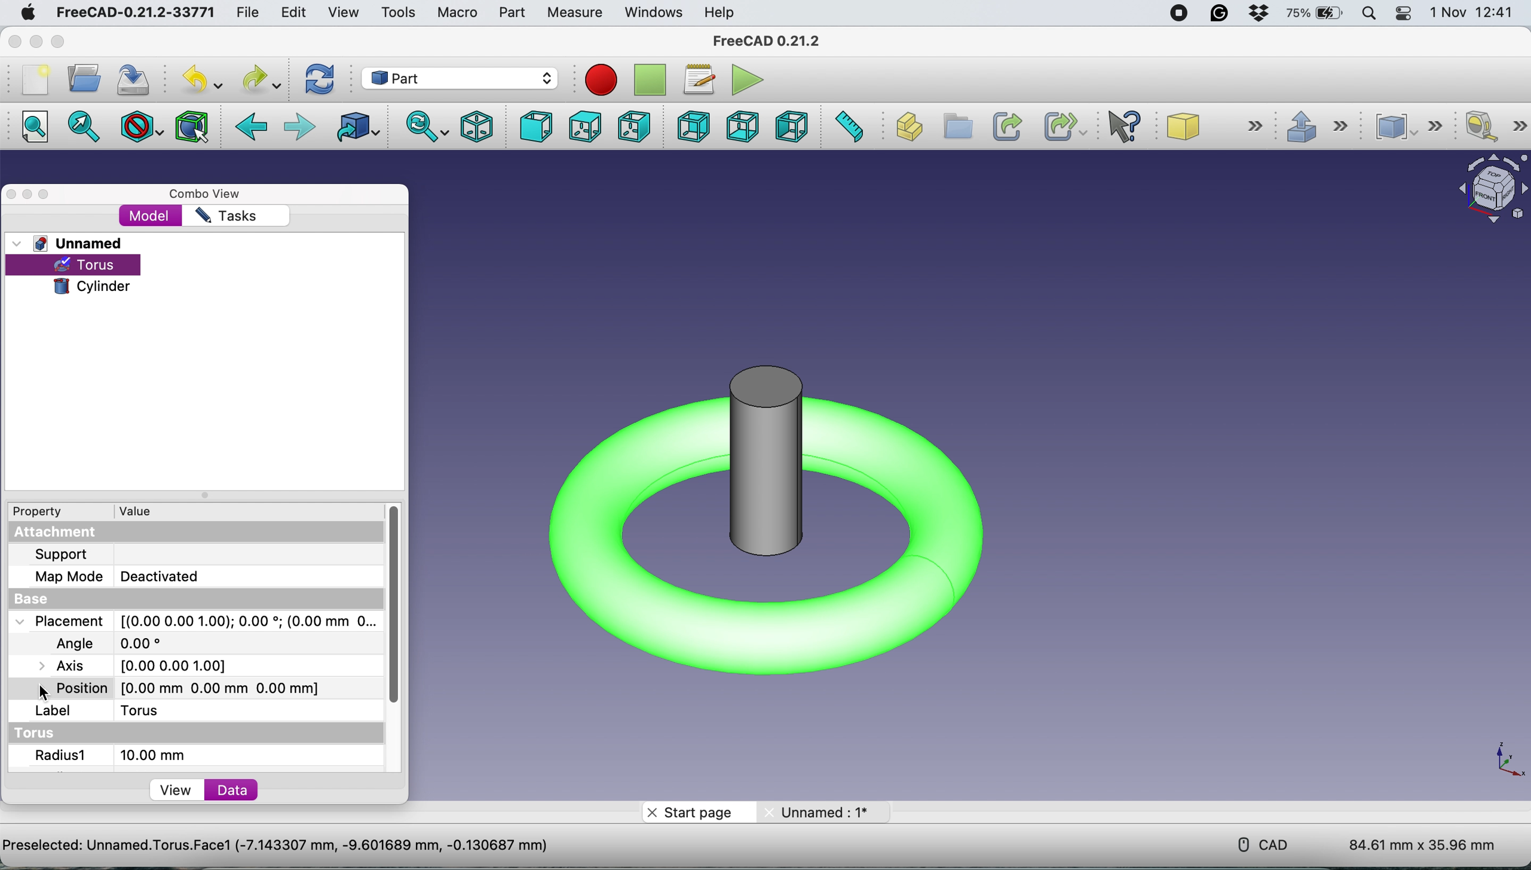 This screenshot has height=870, width=1531. I want to click on part, so click(509, 14).